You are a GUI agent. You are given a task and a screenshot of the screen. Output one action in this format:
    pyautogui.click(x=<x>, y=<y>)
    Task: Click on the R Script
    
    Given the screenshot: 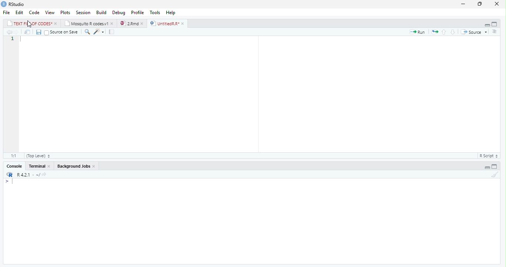 What is the action you would take?
    pyautogui.click(x=488, y=155)
    